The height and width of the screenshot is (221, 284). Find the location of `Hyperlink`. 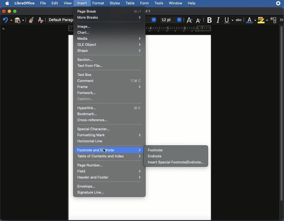

Hyperlink is located at coordinates (109, 108).